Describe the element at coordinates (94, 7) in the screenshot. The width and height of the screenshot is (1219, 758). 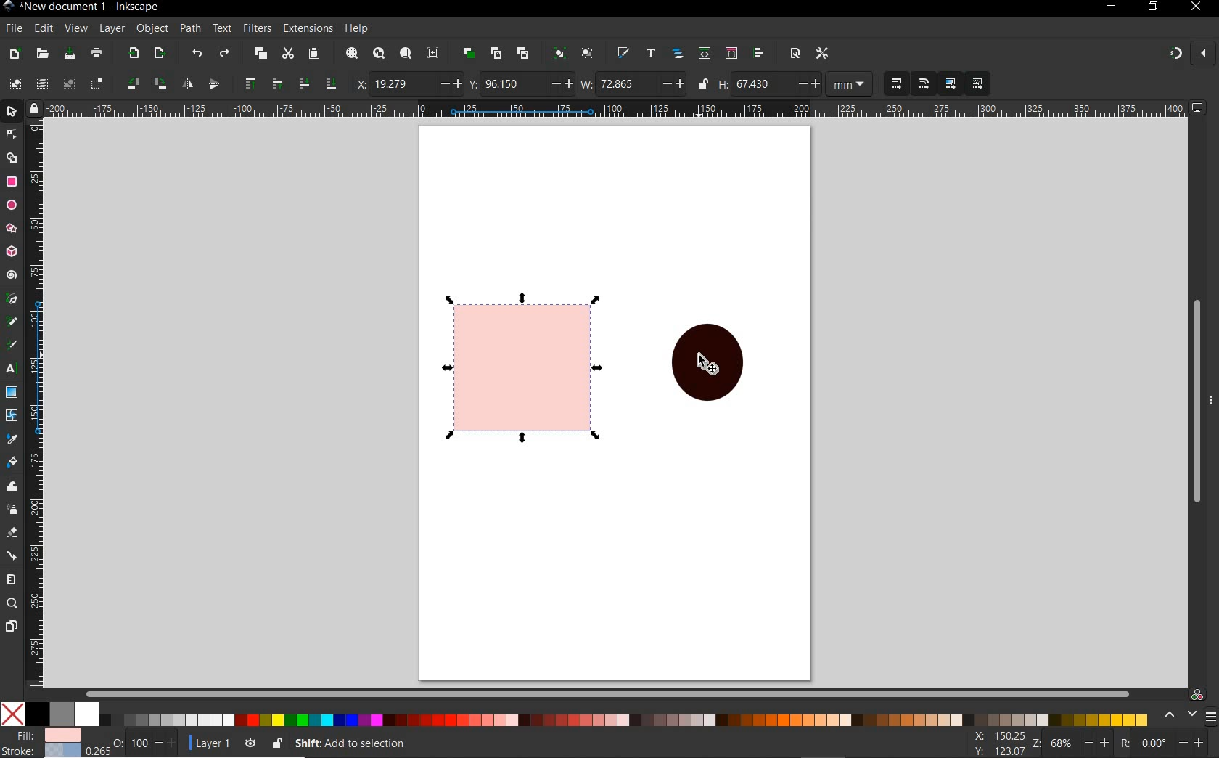
I see `new document 1` at that location.